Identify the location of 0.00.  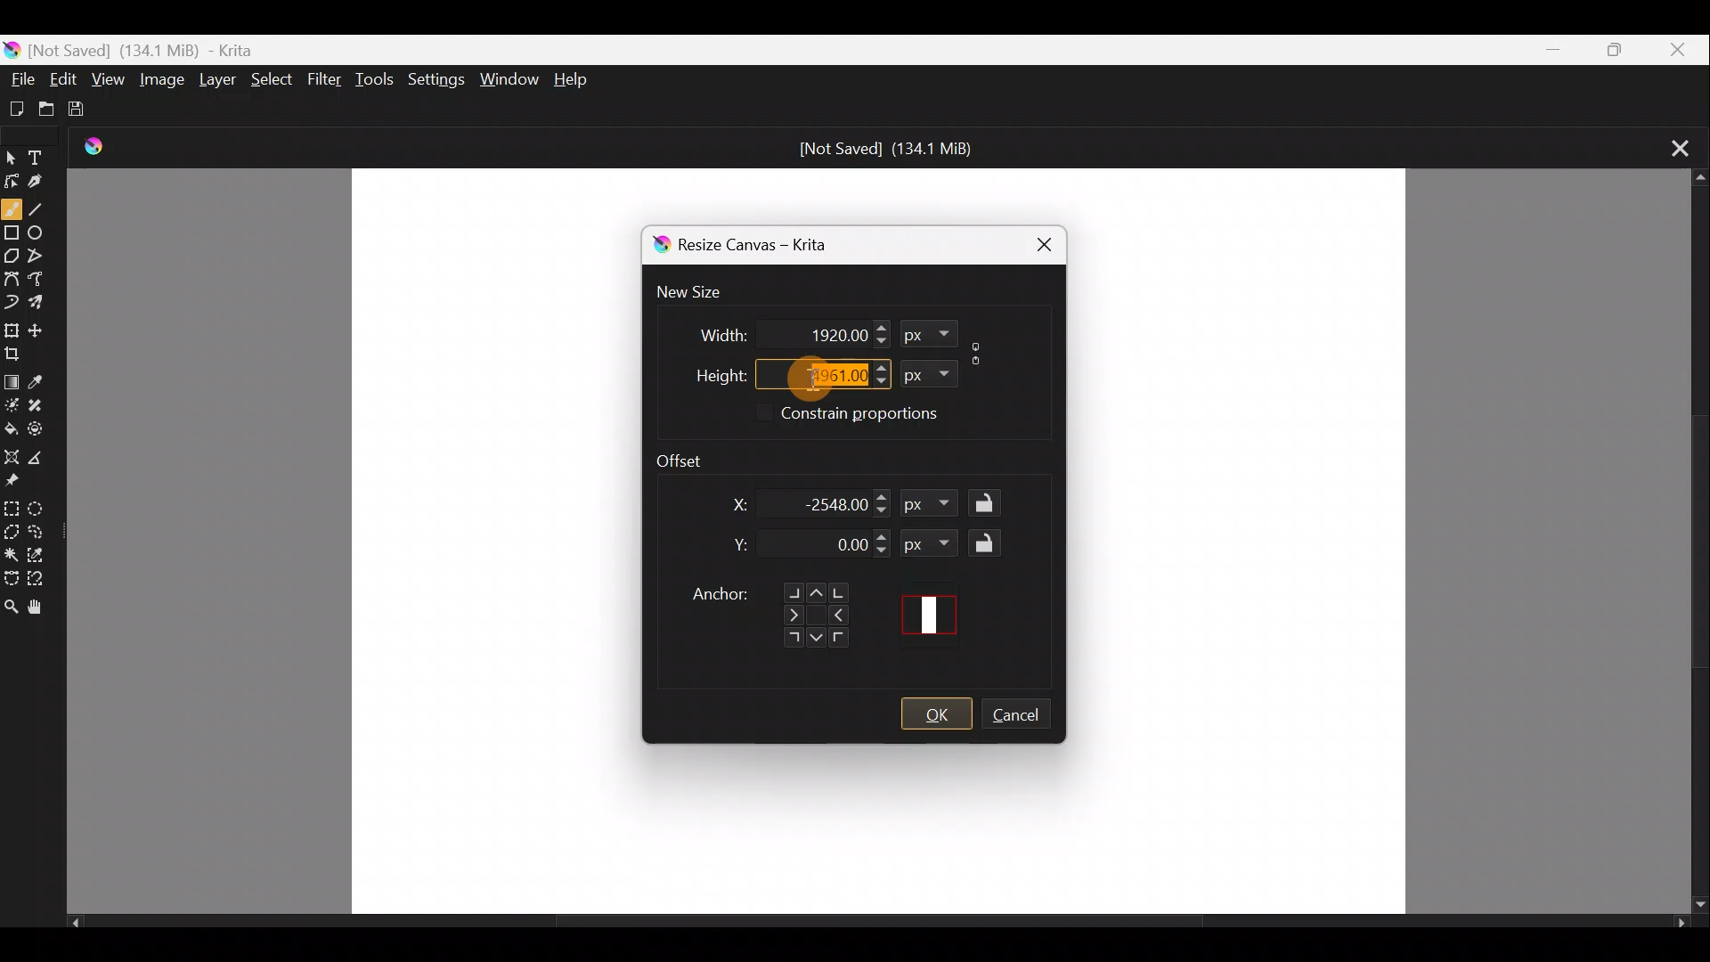
(835, 546).